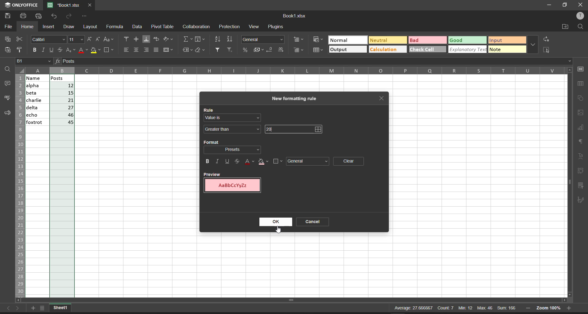 The width and height of the screenshot is (588, 314). Describe the element at coordinates (201, 49) in the screenshot. I see `clear` at that location.